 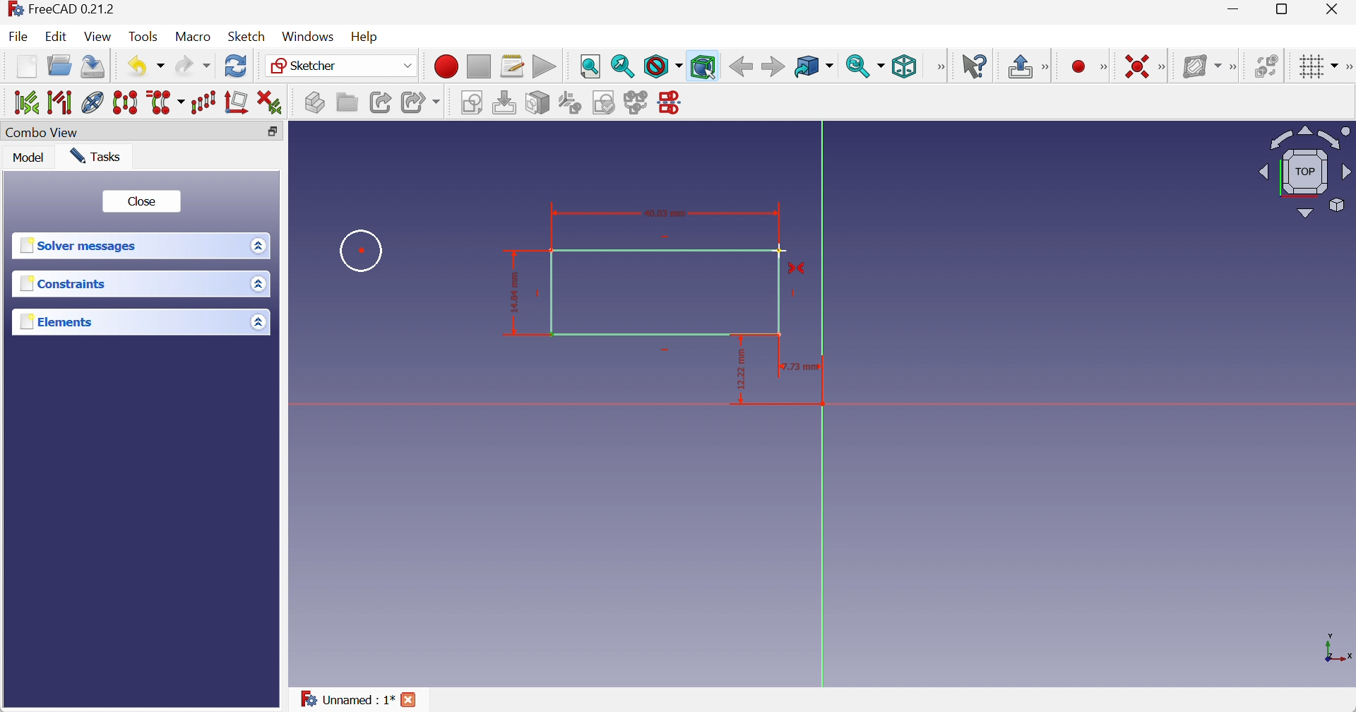 I want to click on File, so click(x=18, y=36).